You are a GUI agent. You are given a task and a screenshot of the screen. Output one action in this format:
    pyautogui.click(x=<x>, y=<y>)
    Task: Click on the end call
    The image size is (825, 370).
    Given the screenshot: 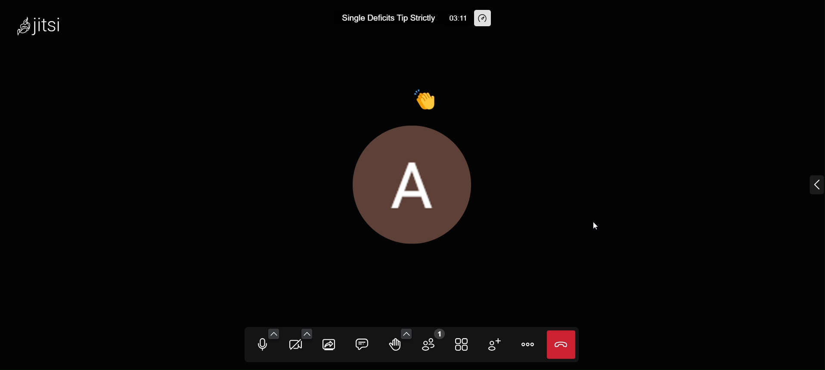 What is the action you would take?
    pyautogui.click(x=563, y=344)
    